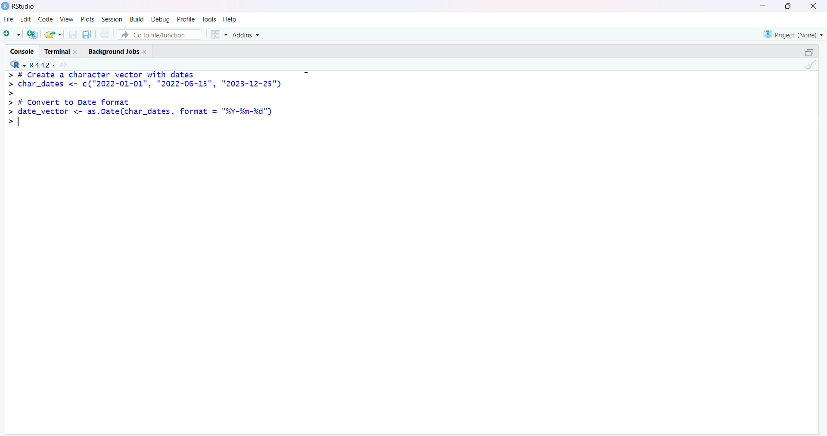 The width and height of the screenshot is (827, 436). I want to click on Profile, so click(185, 18).